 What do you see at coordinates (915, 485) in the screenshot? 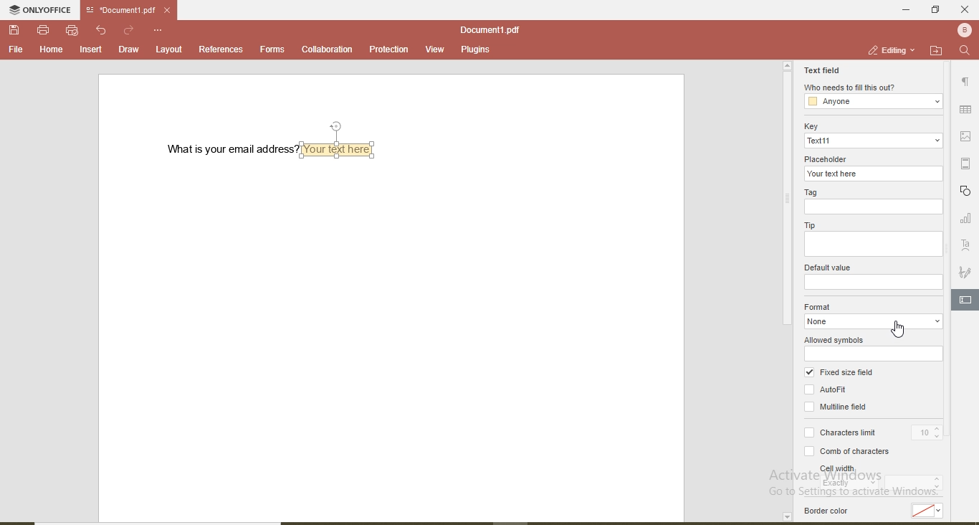
I see `input cell width` at bounding box center [915, 485].